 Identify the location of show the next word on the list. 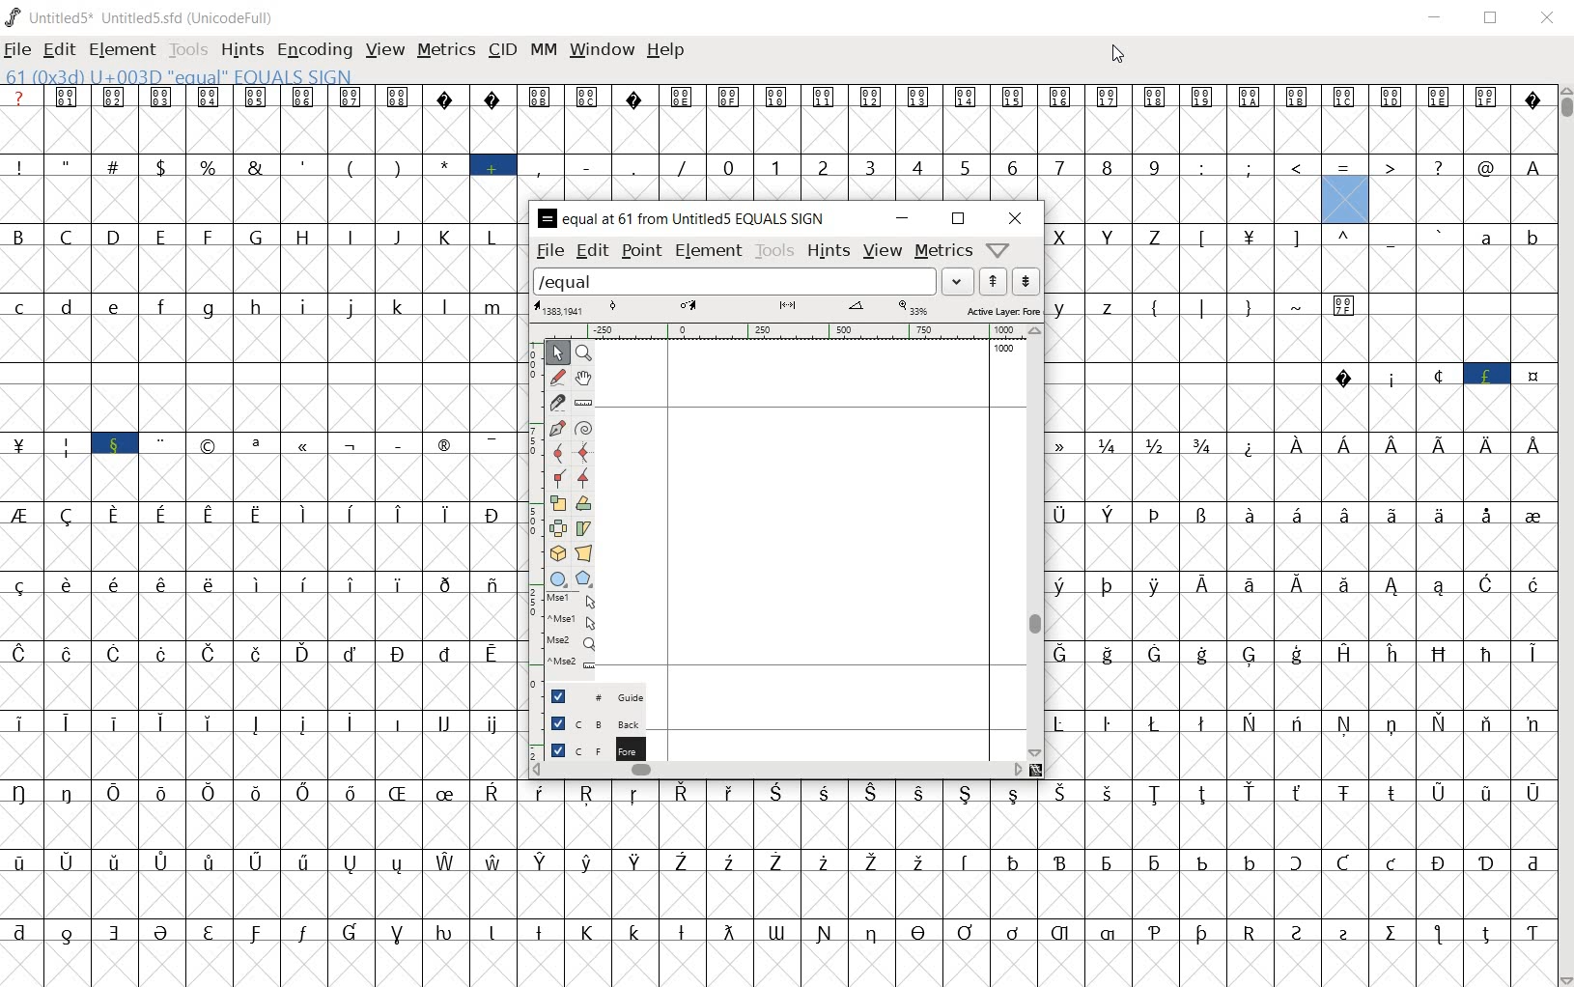
(993, 281).